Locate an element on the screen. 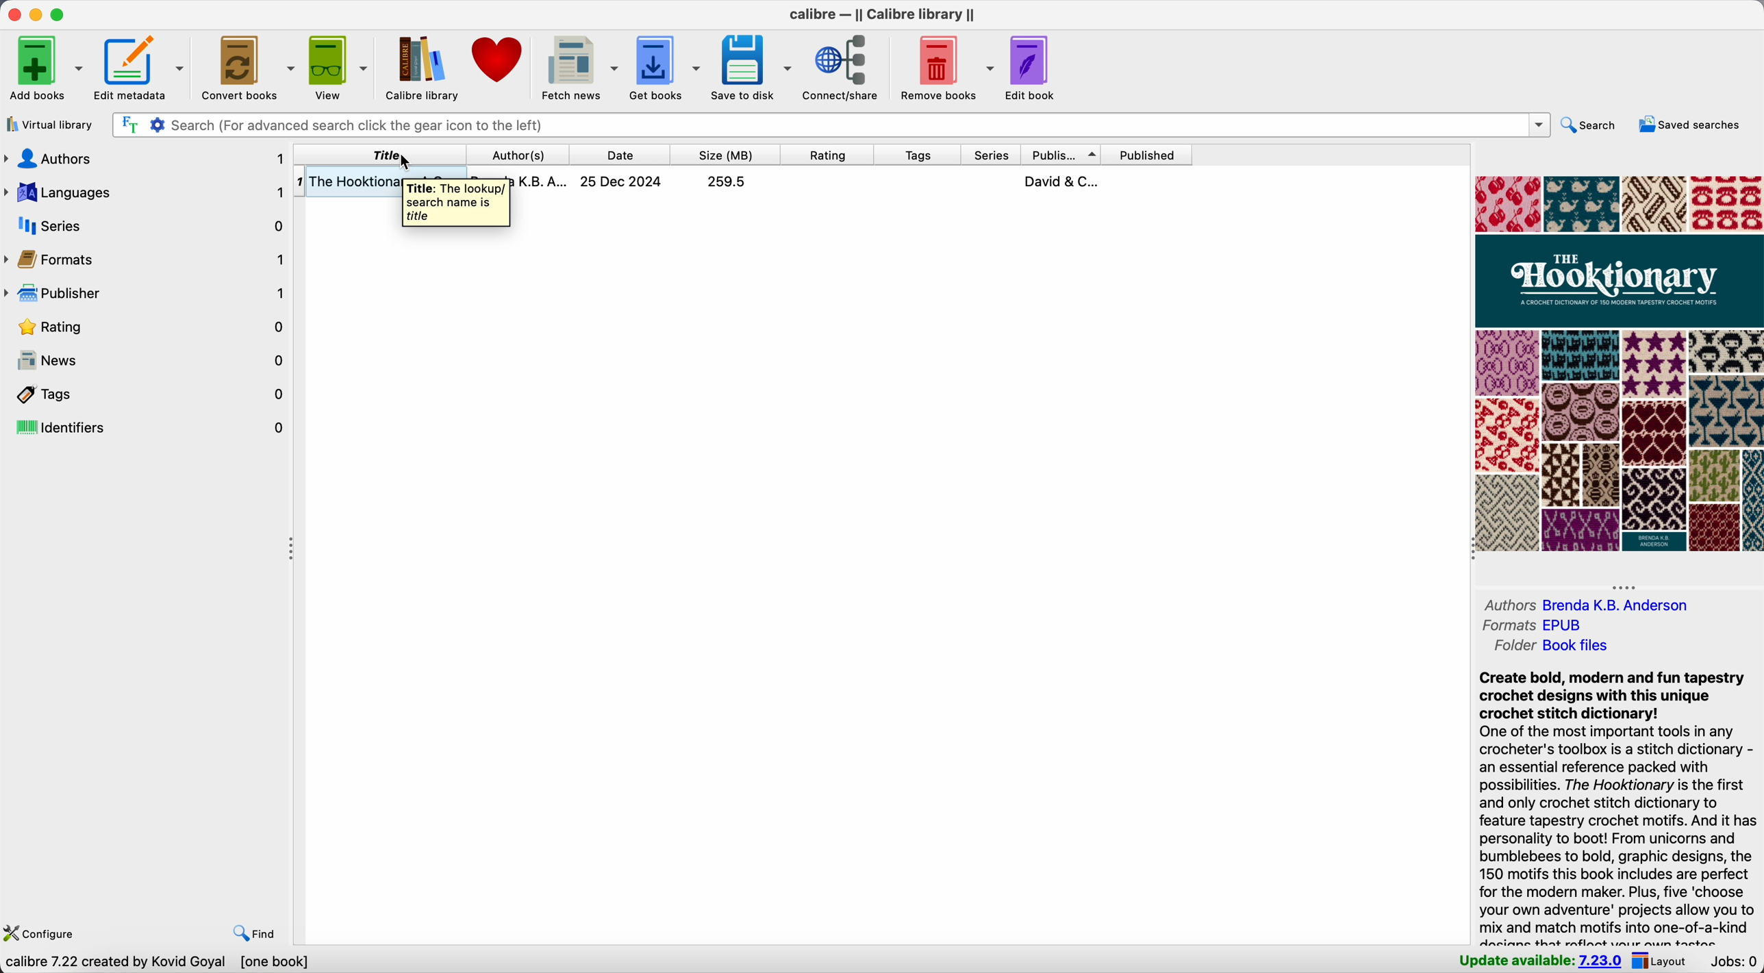 The width and height of the screenshot is (1764, 973). languages is located at coordinates (144, 193).